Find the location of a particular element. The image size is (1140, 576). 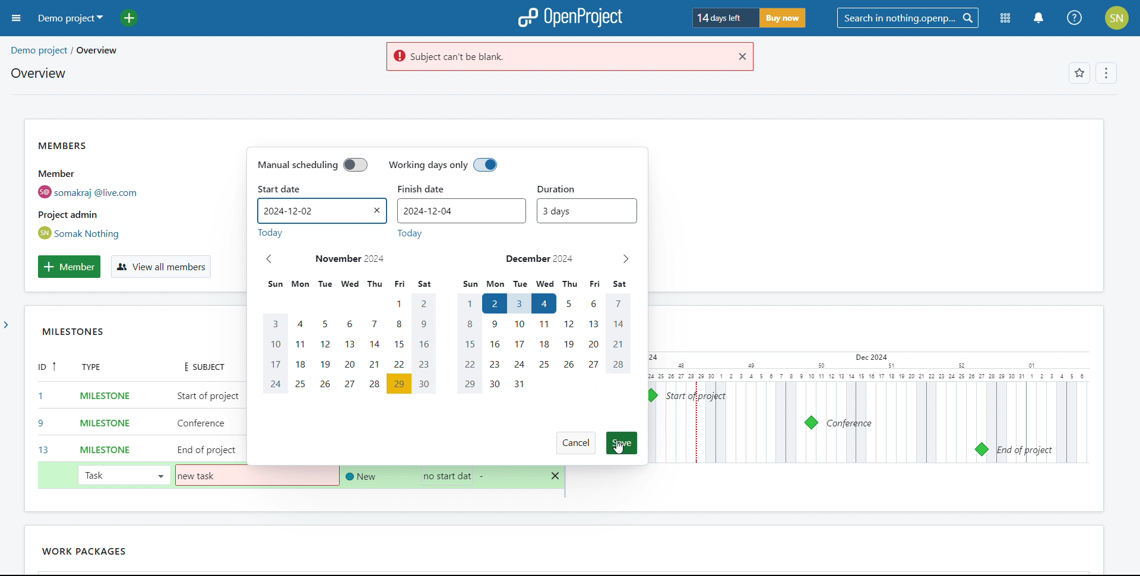

type is located at coordinates (99, 368).